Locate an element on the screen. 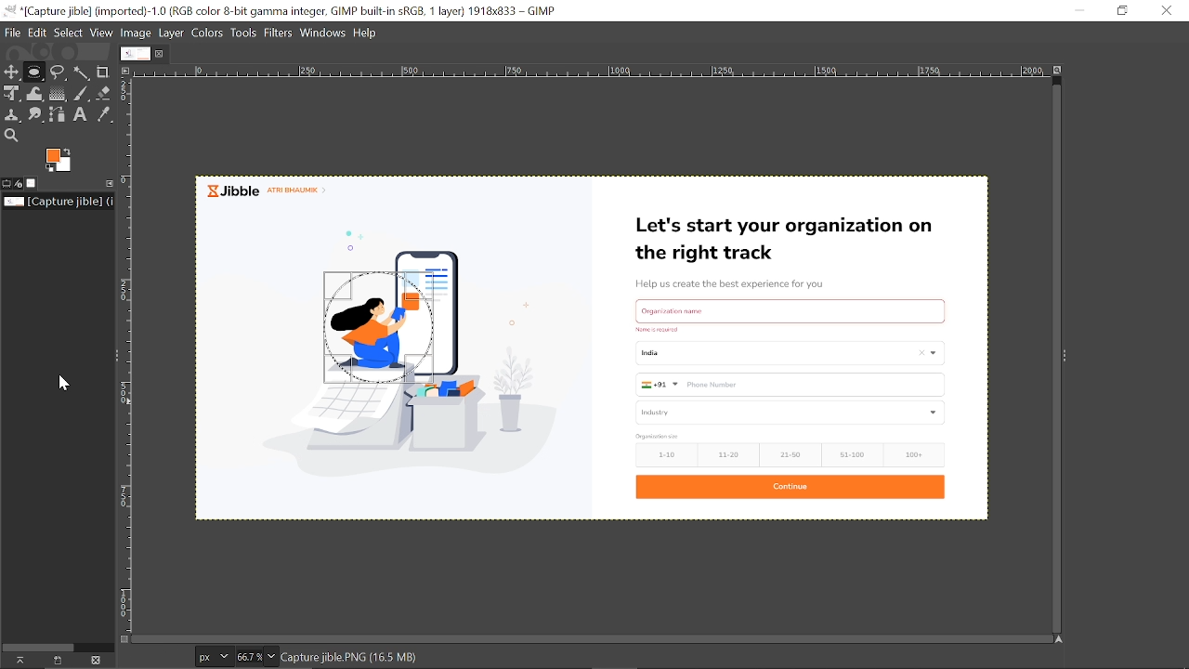  Edit is located at coordinates (38, 33).